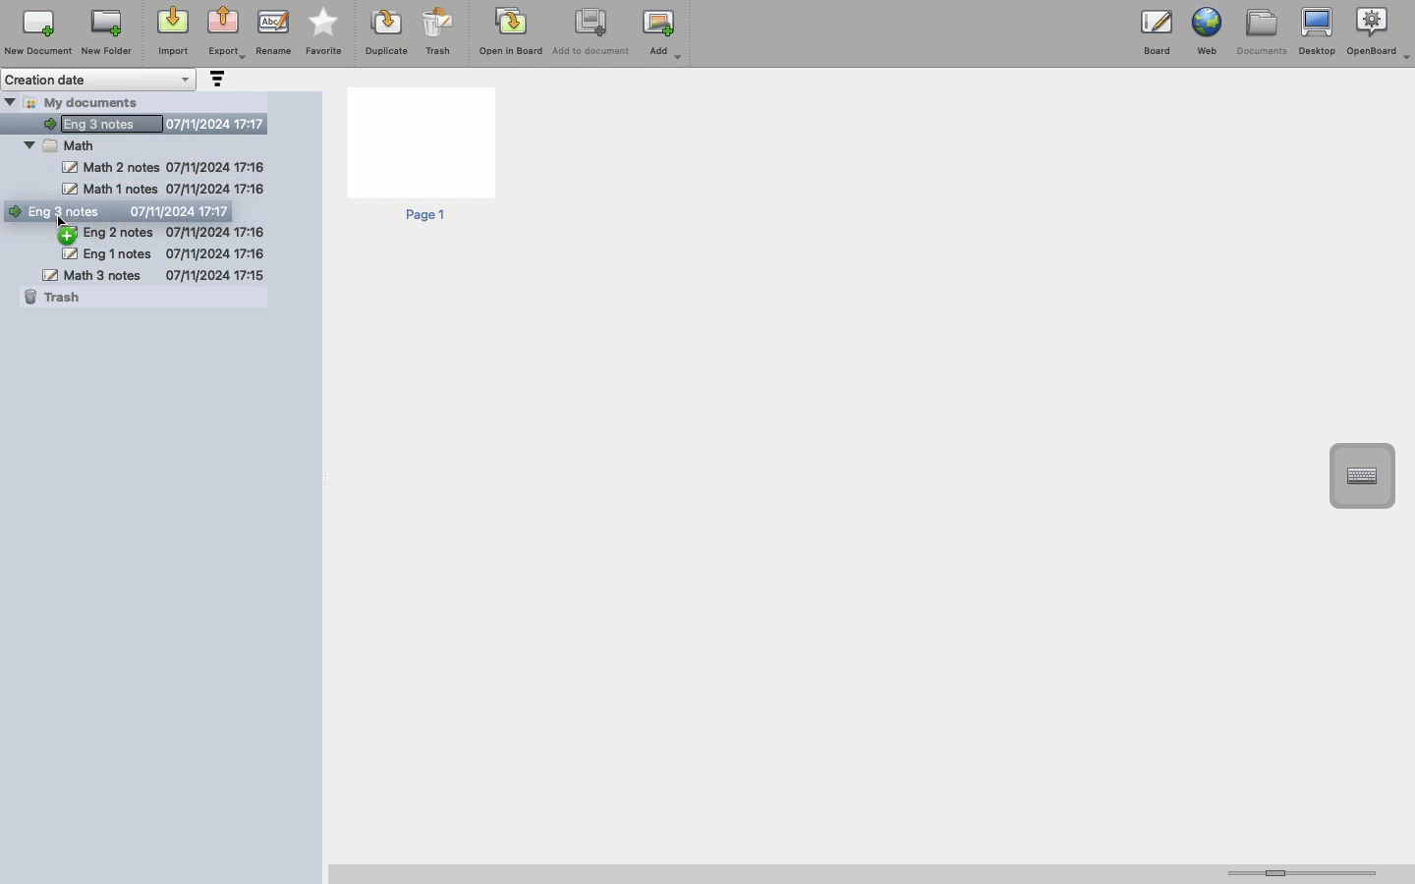 The image size is (1415, 884). What do you see at coordinates (273, 31) in the screenshot?
I see `Rename` at bounding box center [273, 31].